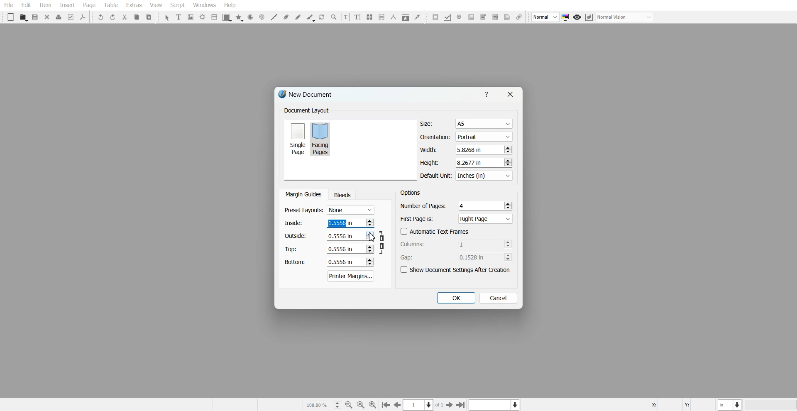 The height and width of the screenshot is (411, 797). I want to click on Eye Dropper, so click(417, 17).